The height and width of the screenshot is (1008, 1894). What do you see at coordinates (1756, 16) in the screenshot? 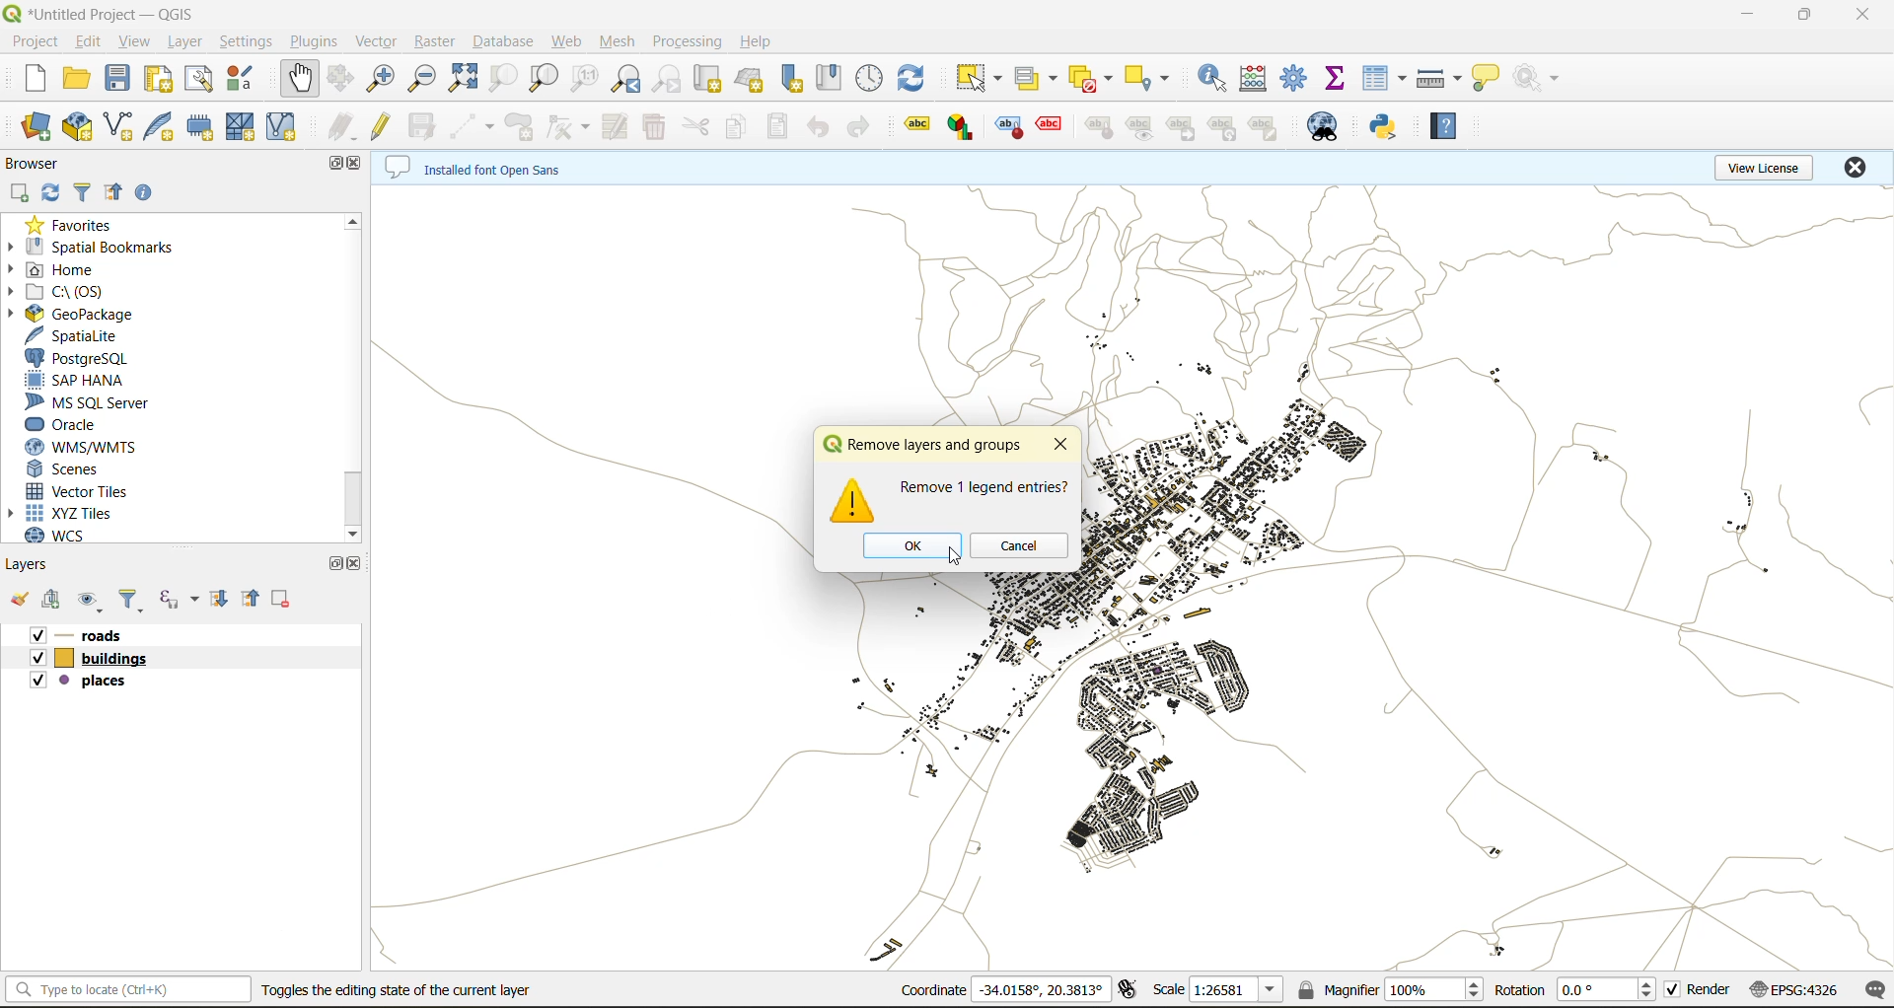
I see `minimize` at bounding box center [1756, 16].